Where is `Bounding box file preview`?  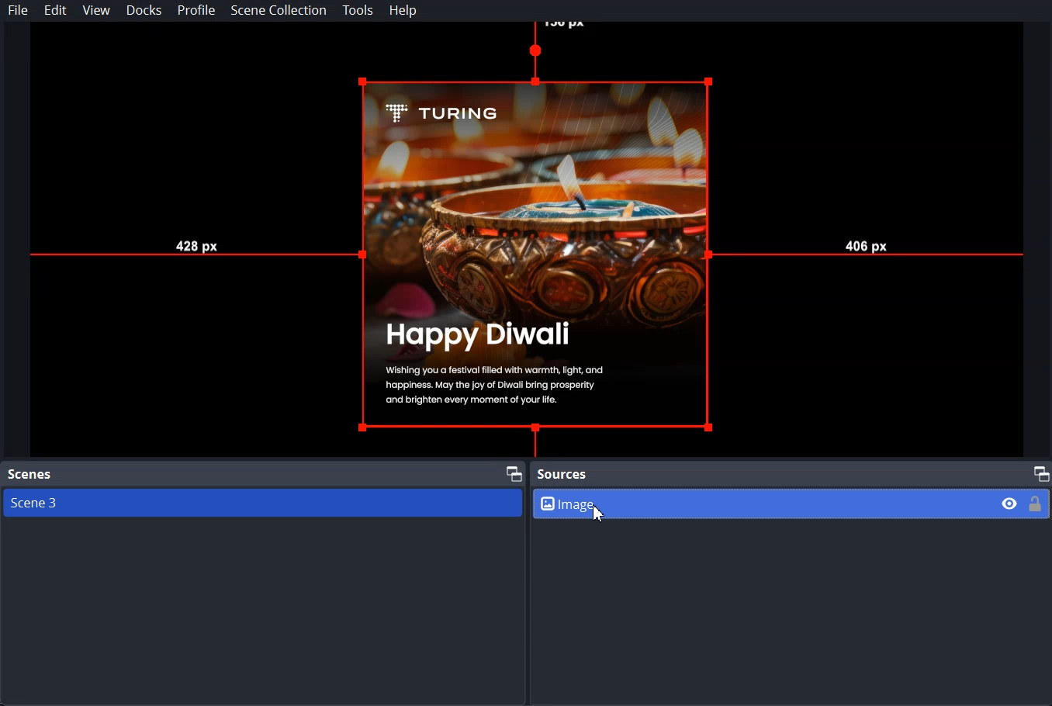
Bounding box file preview is located at coordinates (524, 240).